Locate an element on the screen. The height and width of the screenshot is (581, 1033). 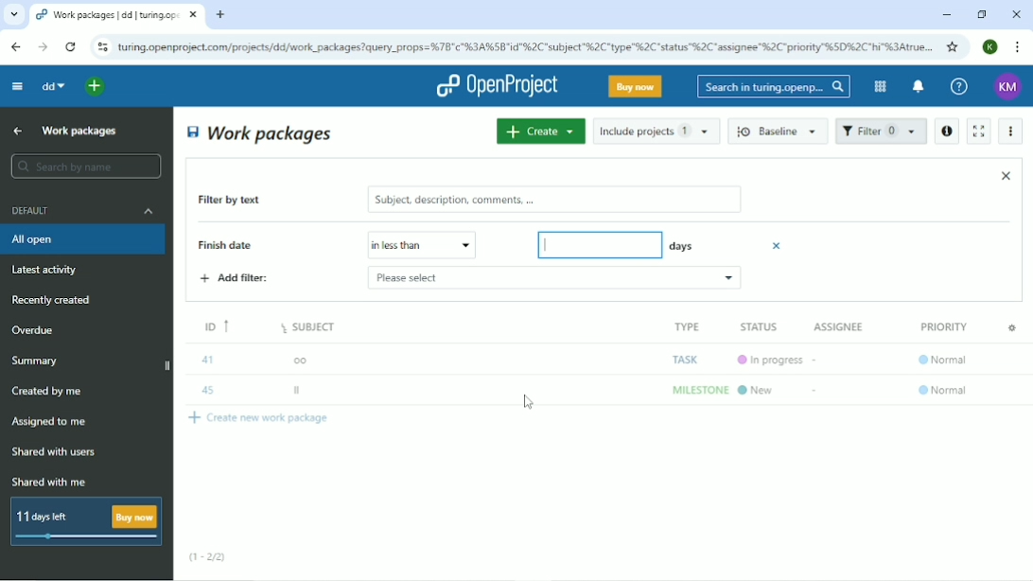
close side bar is located at coordinates (166, 367).